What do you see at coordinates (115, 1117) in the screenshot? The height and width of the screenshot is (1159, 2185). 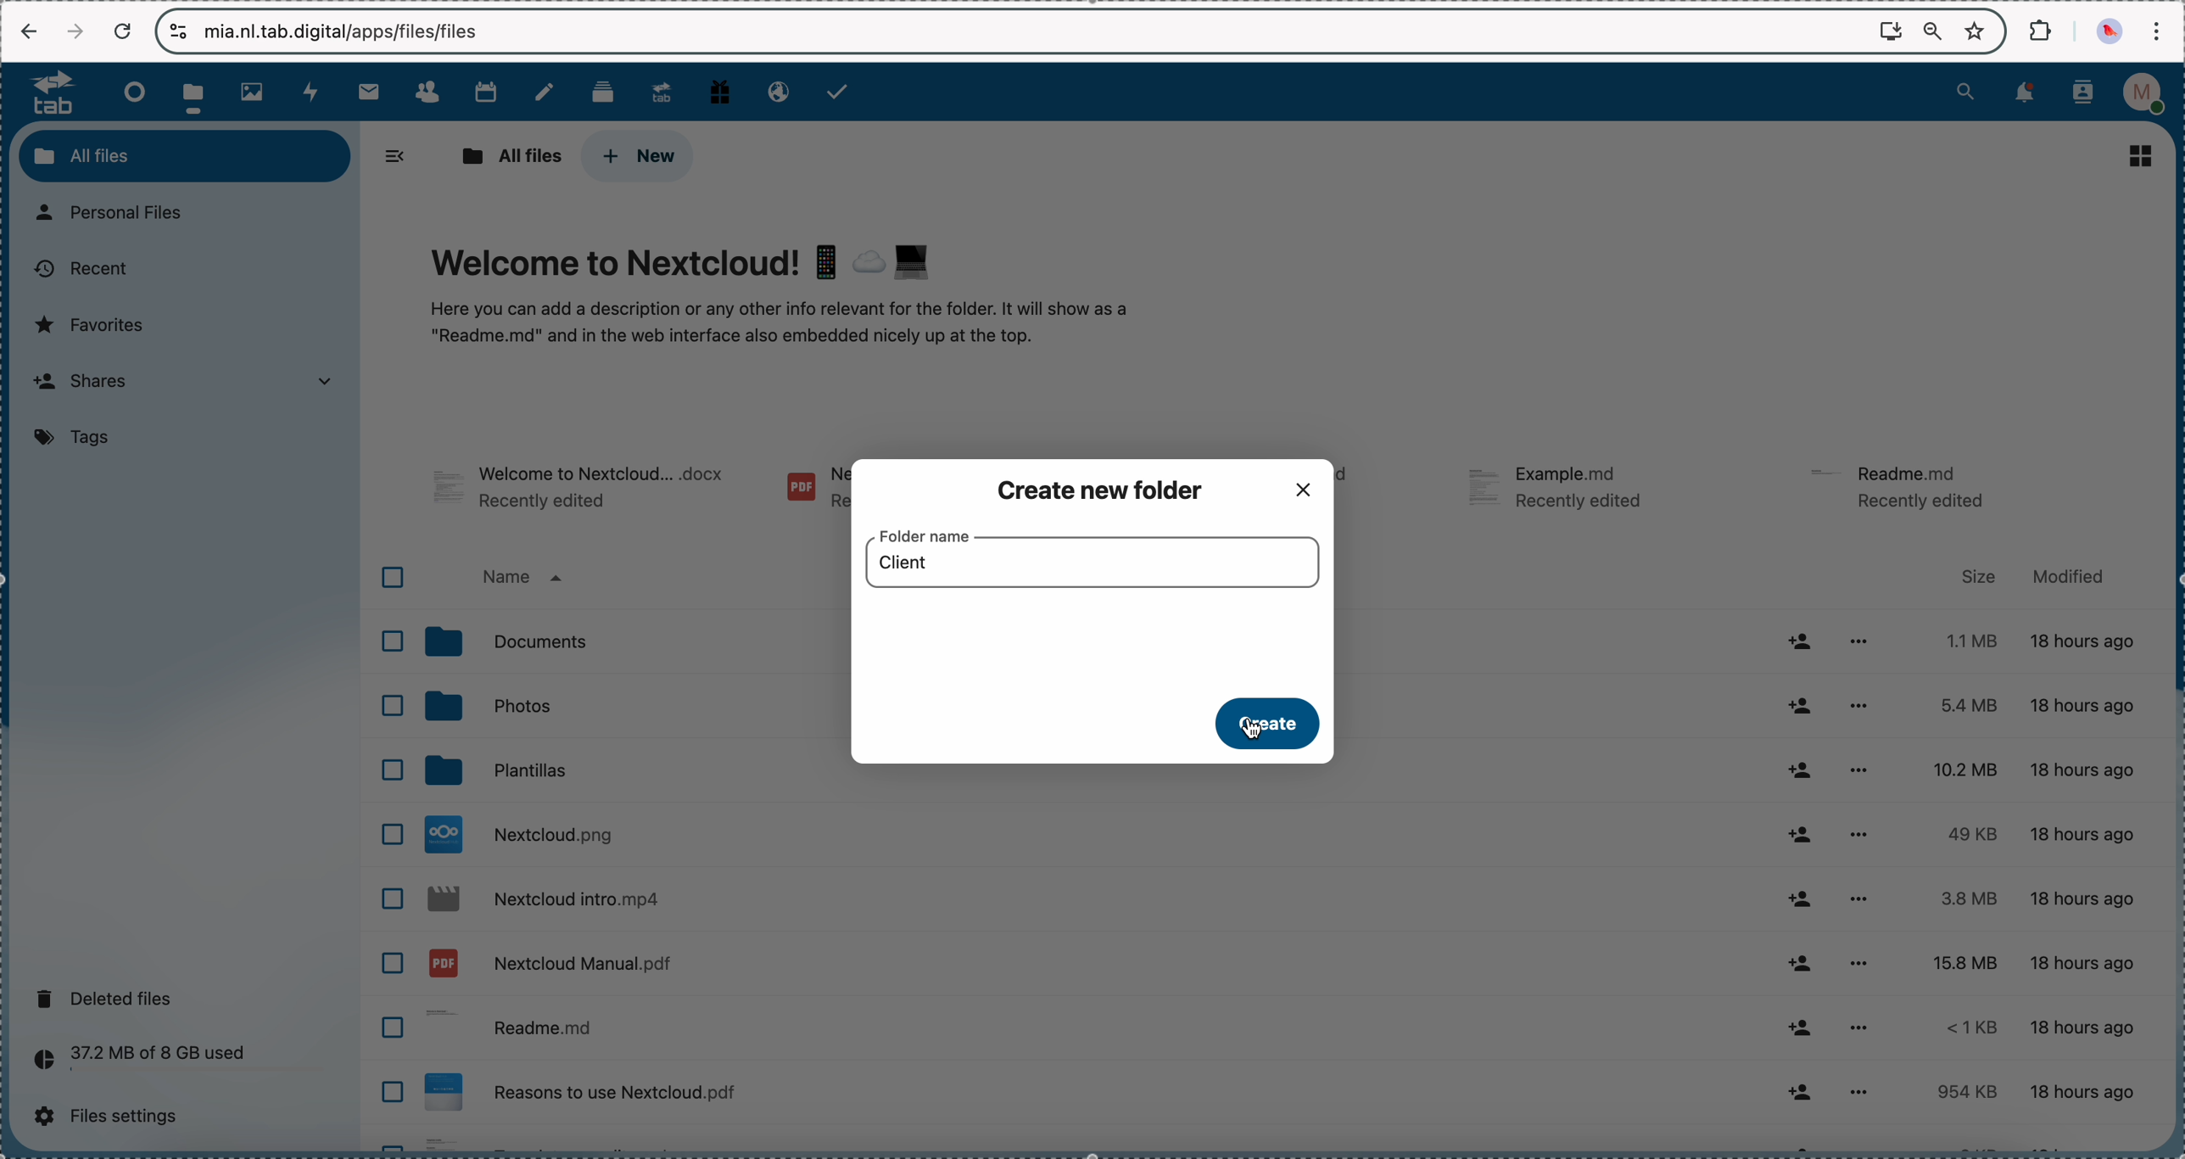 I see `files settings` at bounding box center [115, 1117].